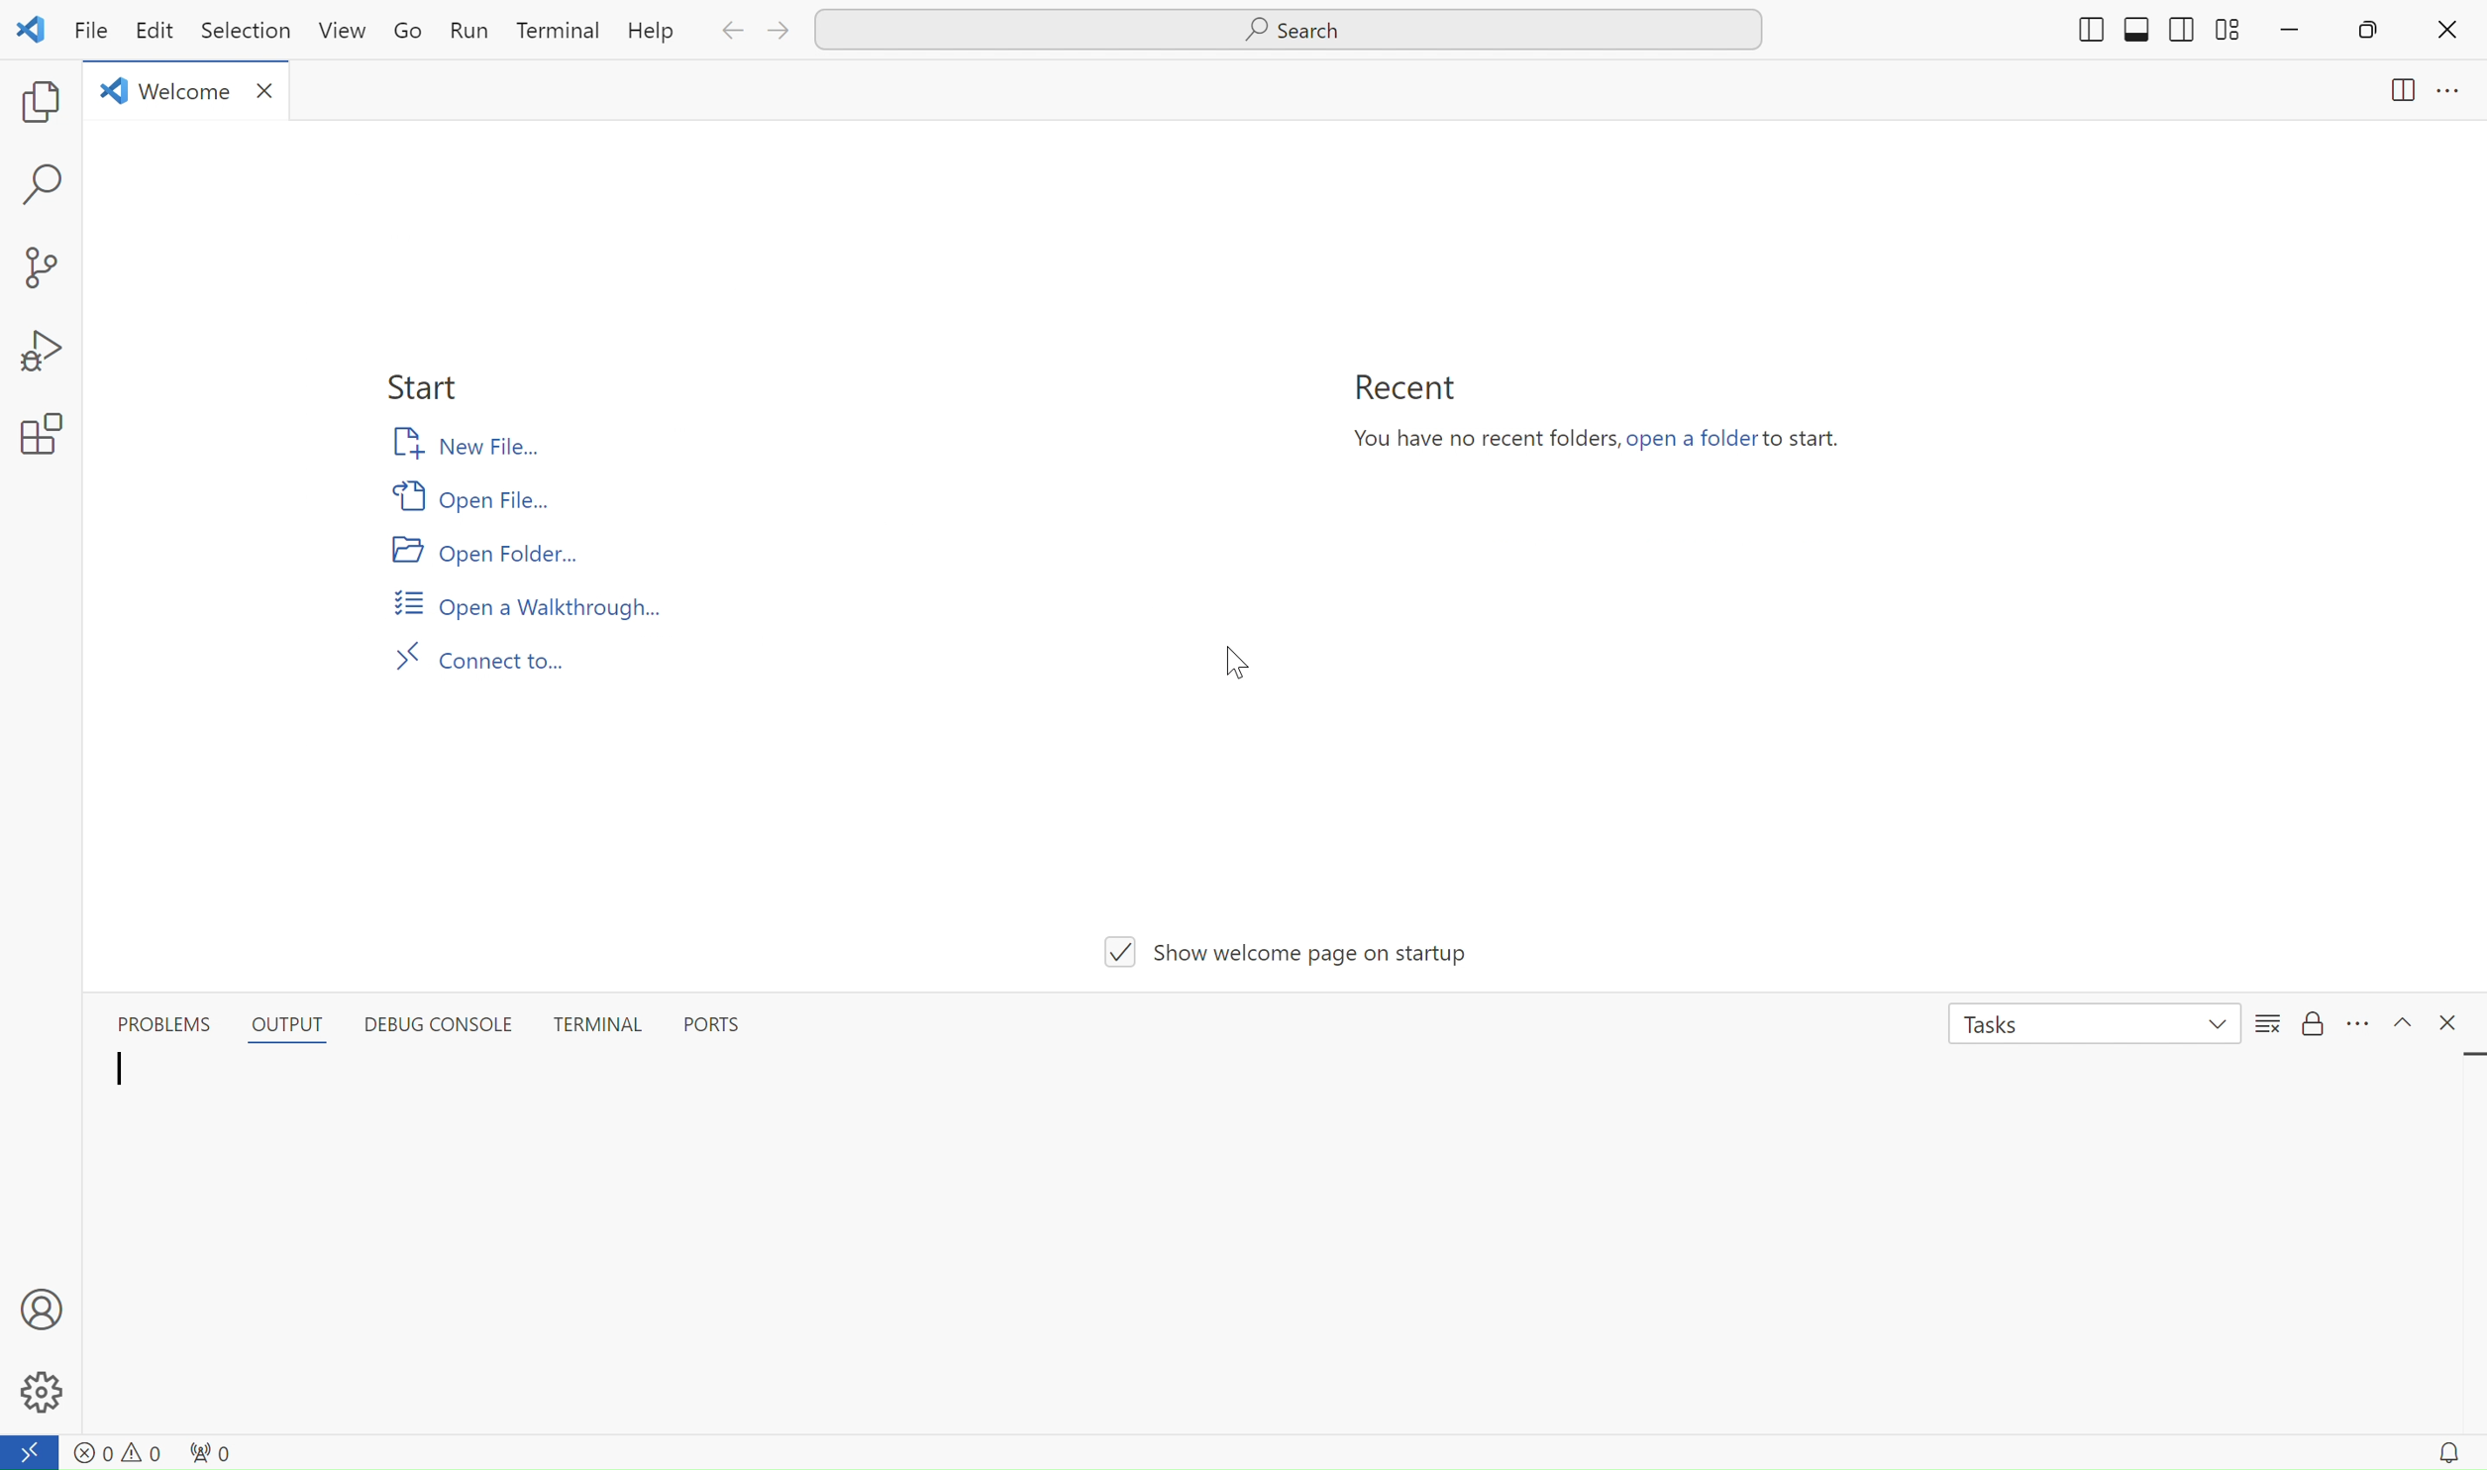 The image size is (2487, 1470). What do you see at coordinates (107, 97) in the screenshot?
I see `logo` at bounding box center [107, 97].